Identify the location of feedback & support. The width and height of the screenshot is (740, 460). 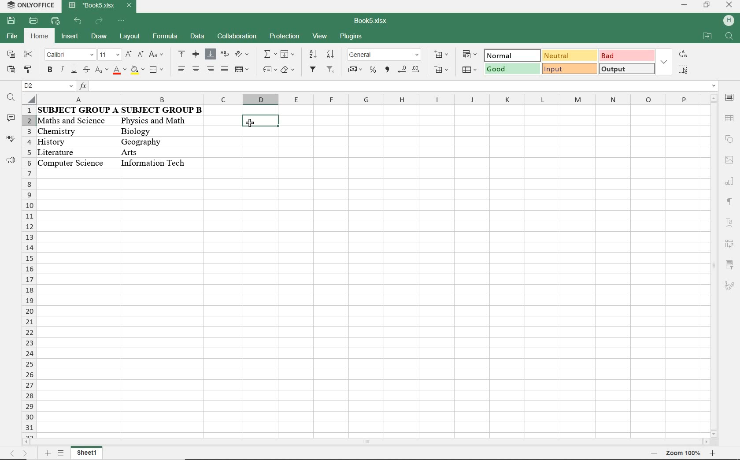
(11, 160).